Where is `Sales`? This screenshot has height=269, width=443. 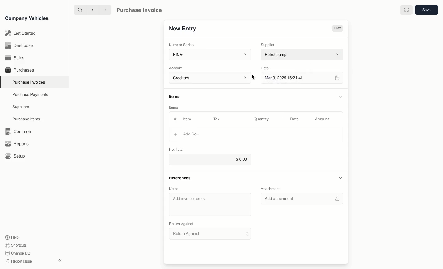 Sales is located at coordinates (15, 58).